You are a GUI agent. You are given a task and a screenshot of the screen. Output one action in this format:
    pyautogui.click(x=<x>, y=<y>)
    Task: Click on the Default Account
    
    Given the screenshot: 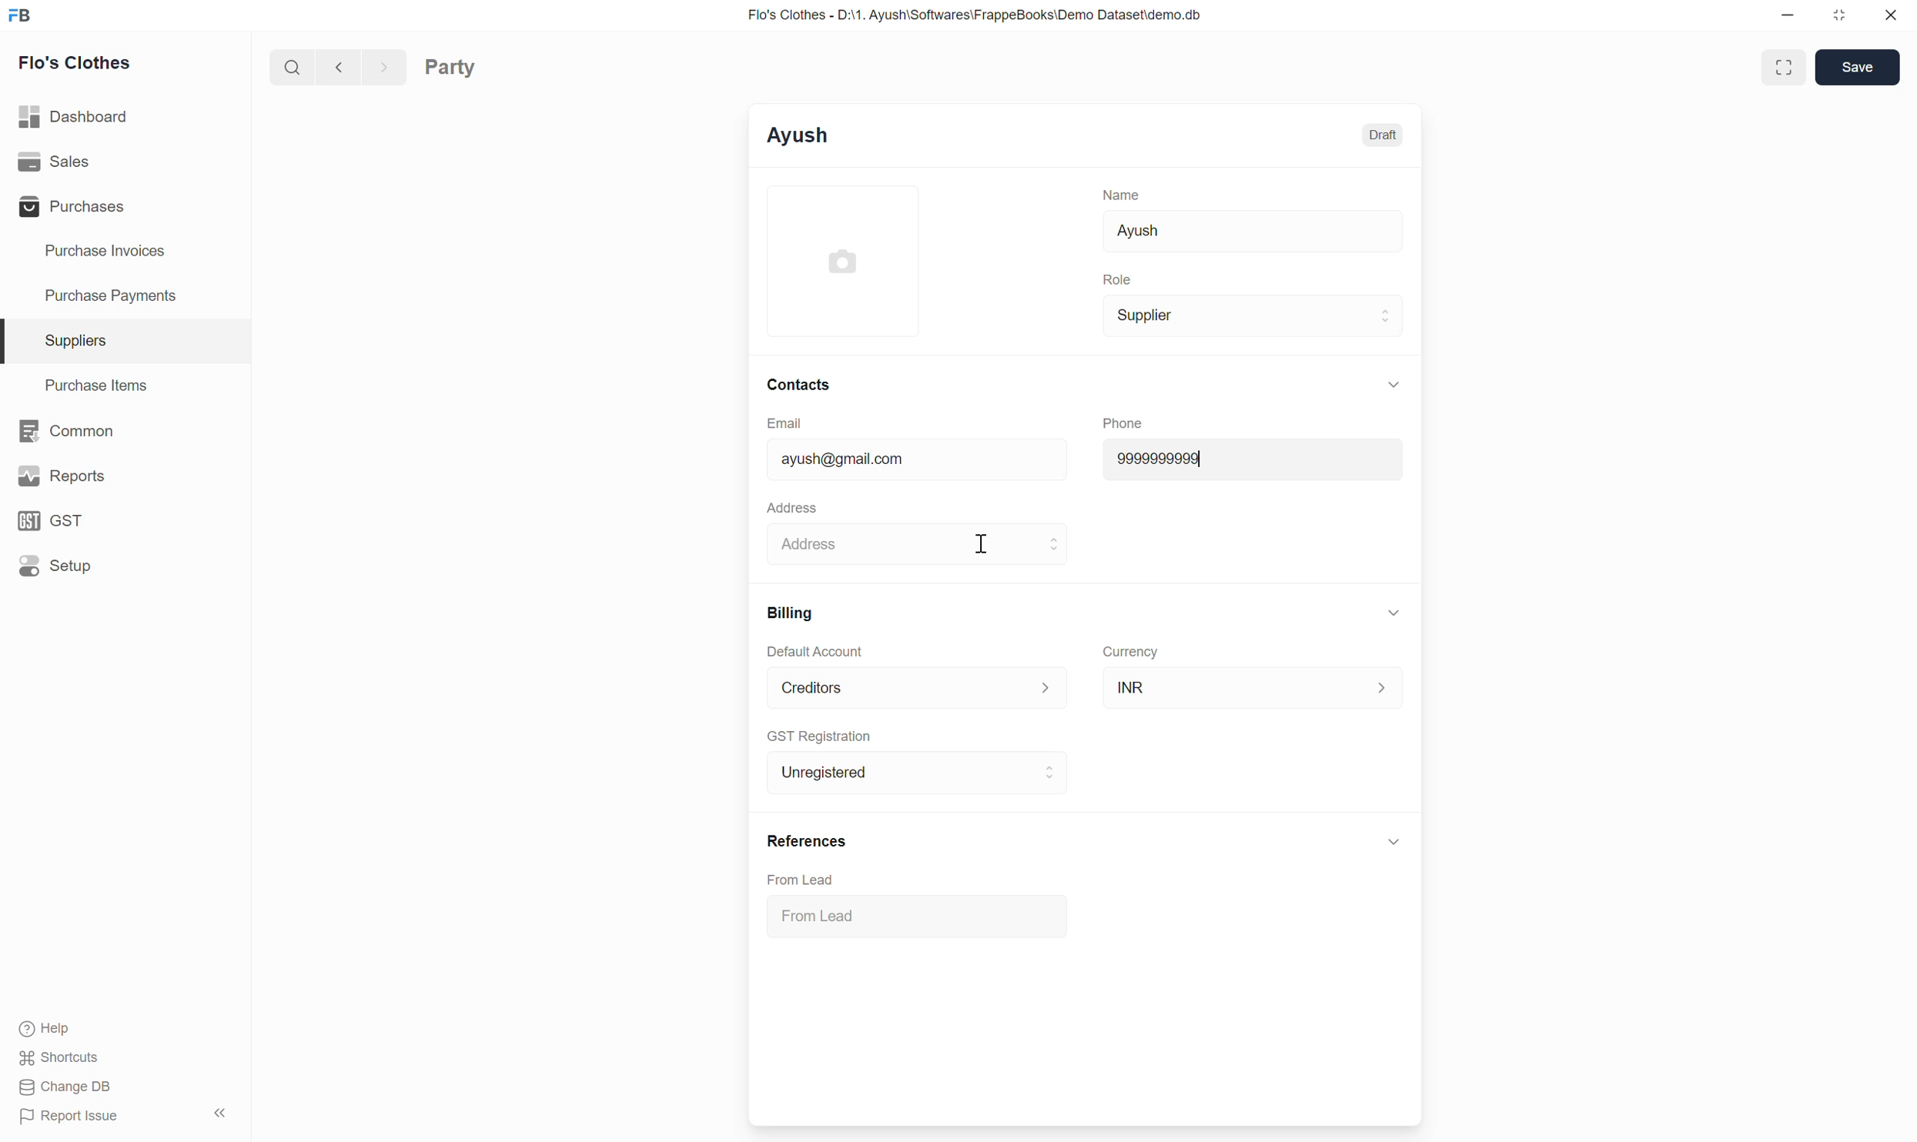 What is the action you would take?
    pyautogui.click(x=918, y=688)
    